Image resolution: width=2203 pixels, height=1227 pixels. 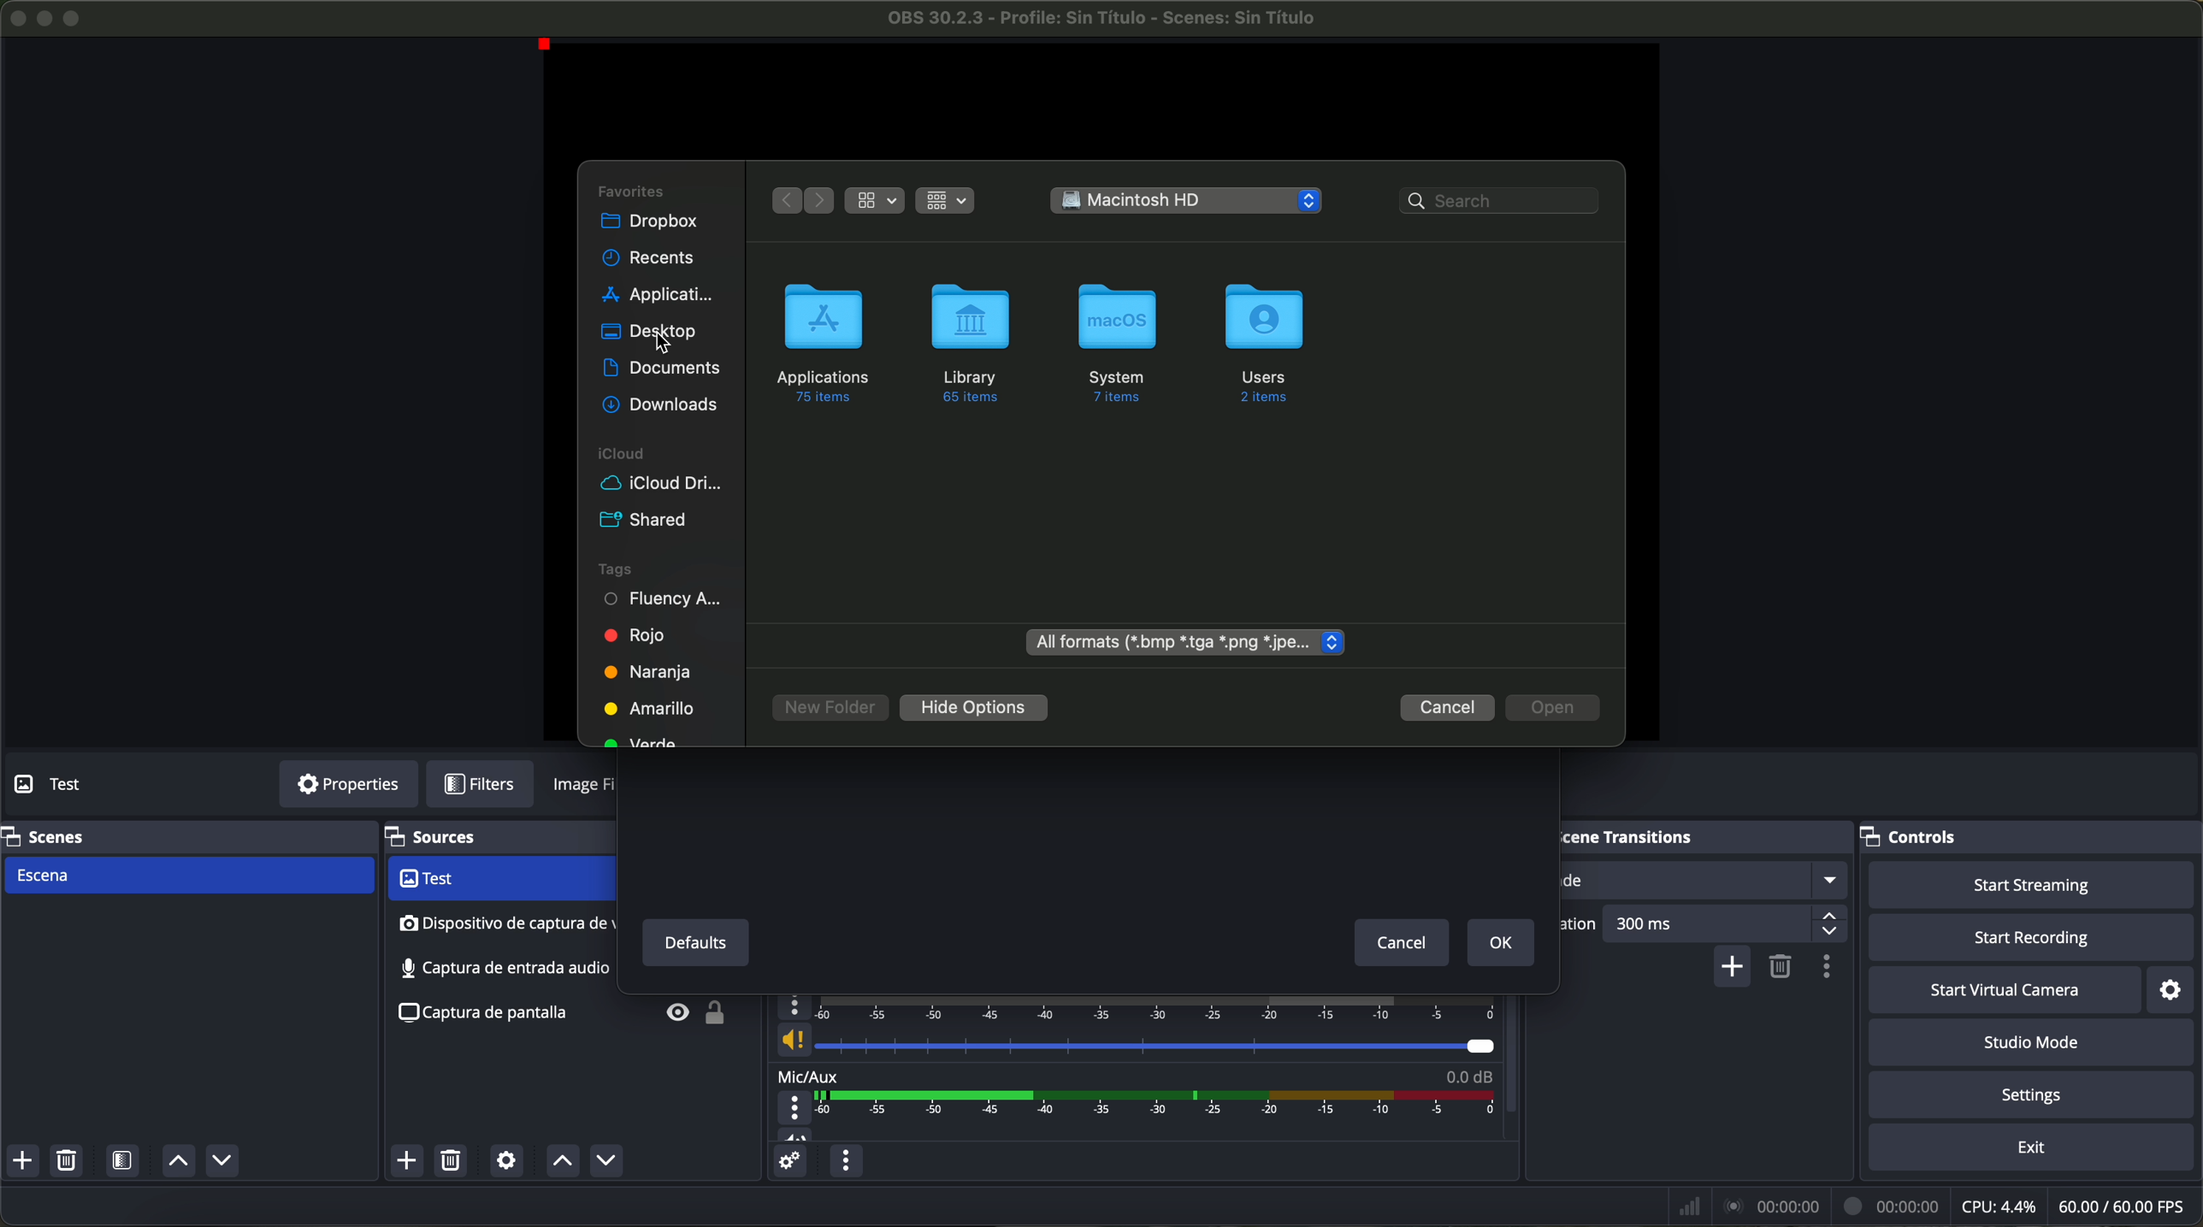 What do you see at coordinates (973, 346) in the screenshot?
I see `library folder` at bounding box center [973, 346].